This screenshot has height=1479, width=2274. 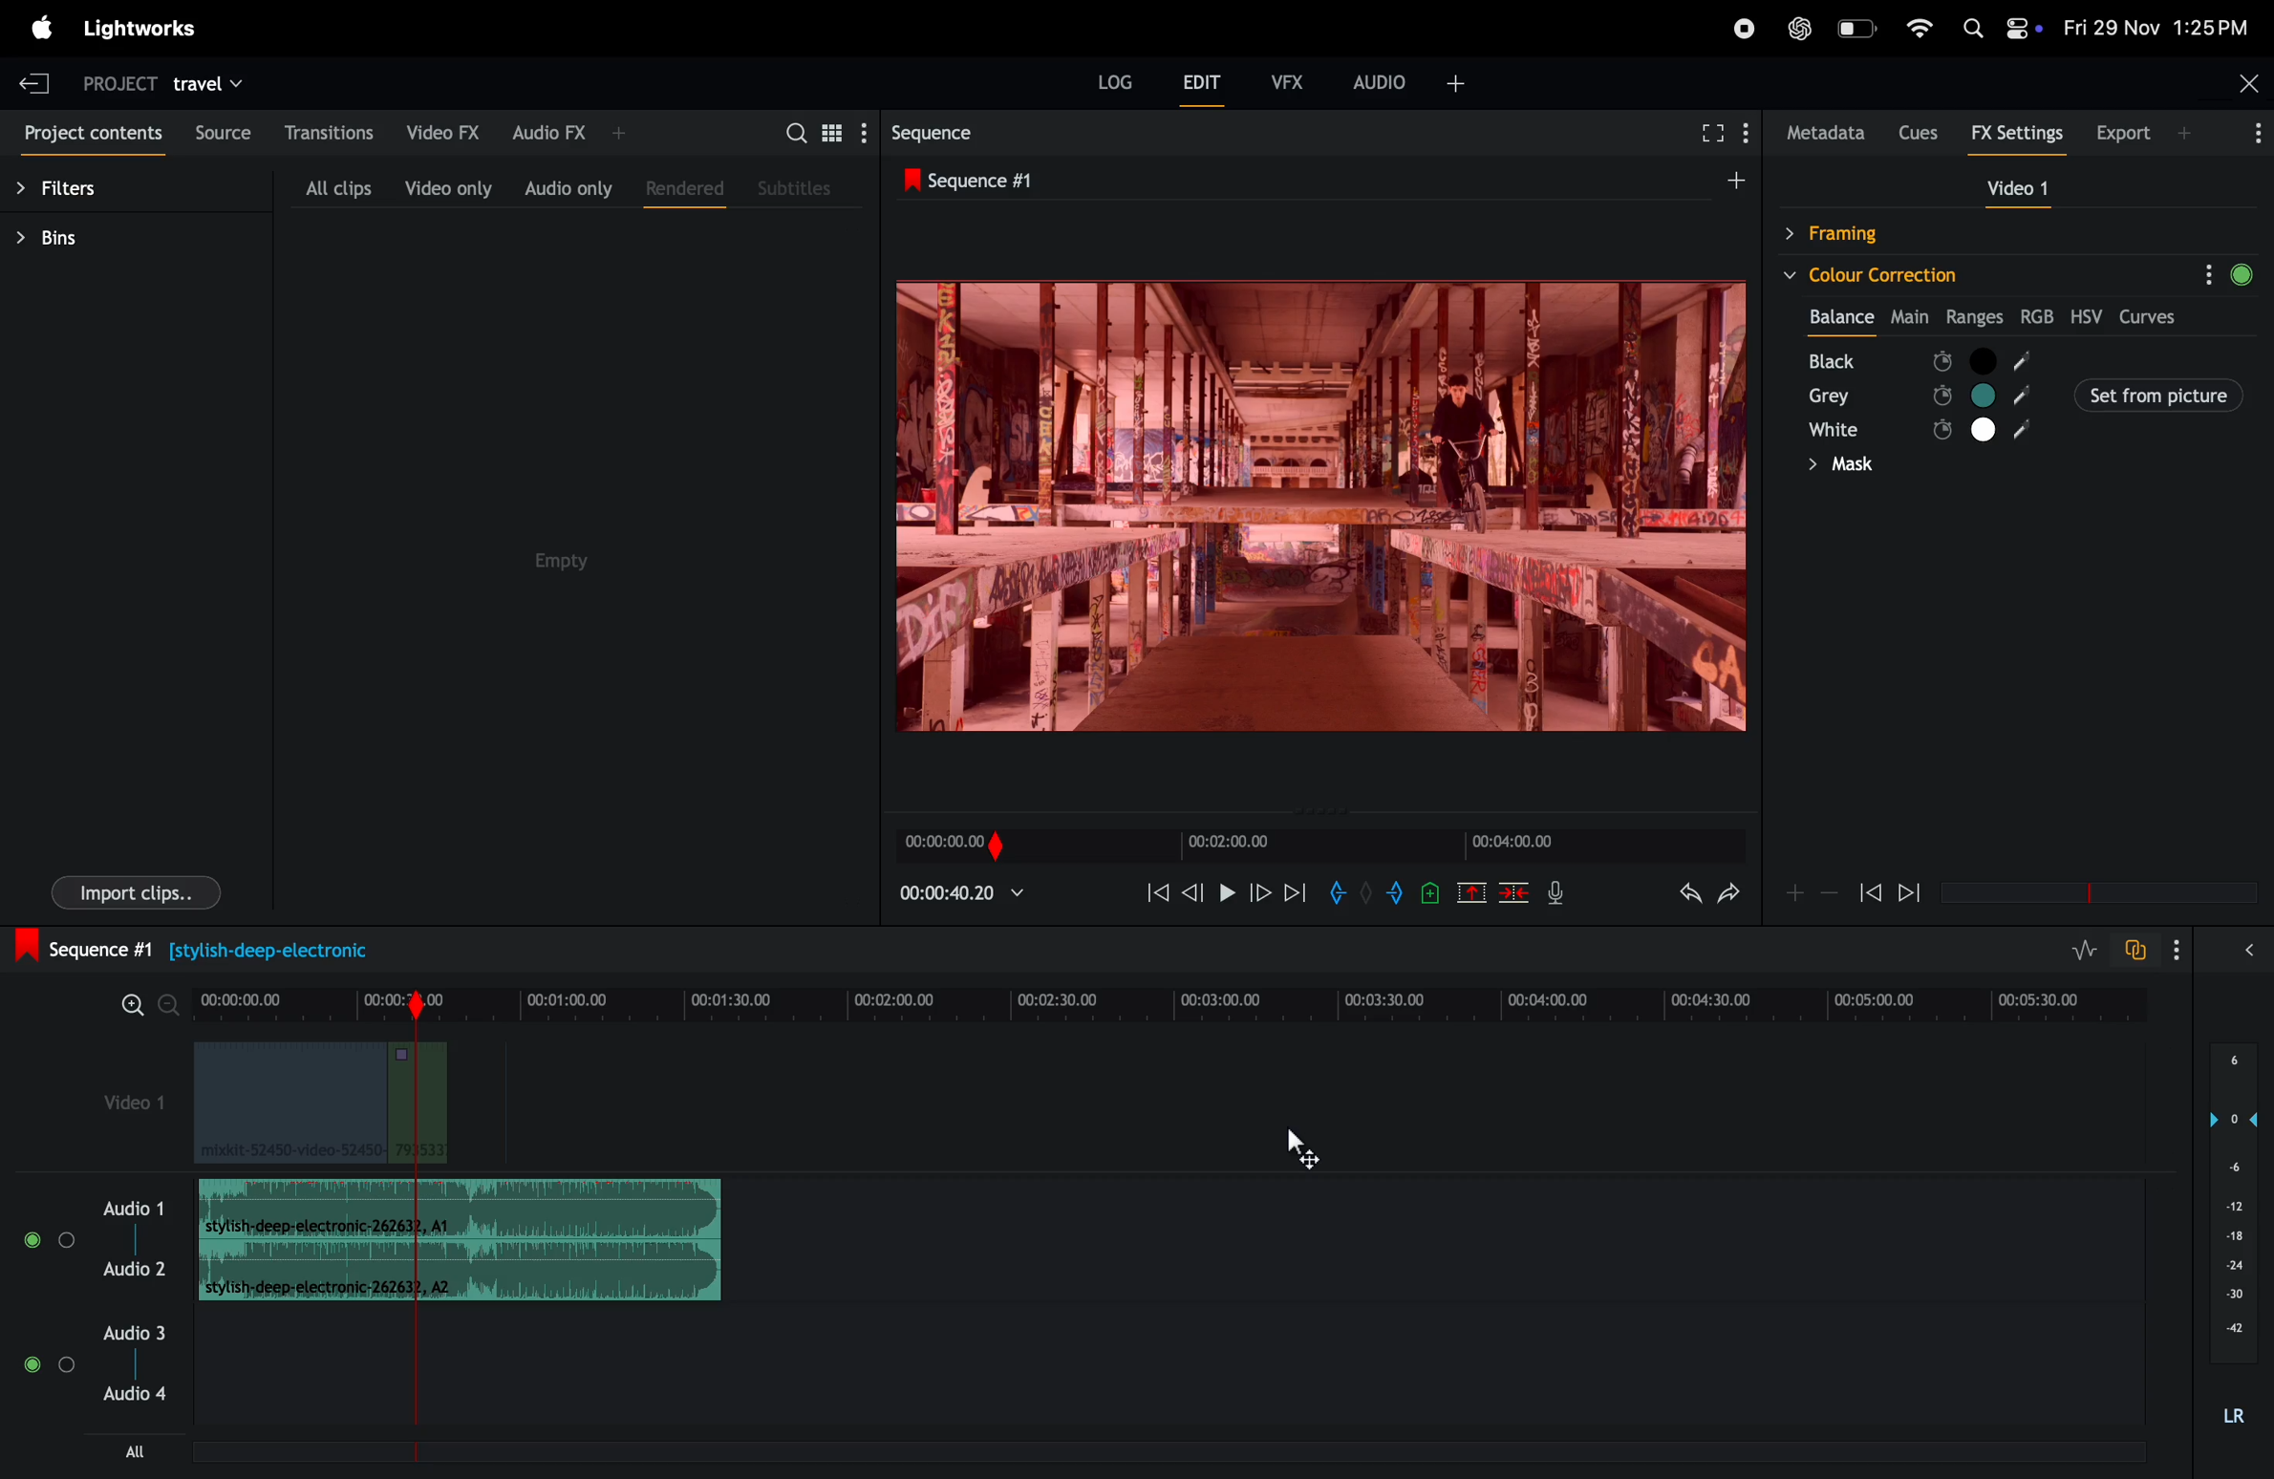 What do you see at coordinates (1838, 430) in the screenshot?
I see `white` at bounding box center [1838, 430].